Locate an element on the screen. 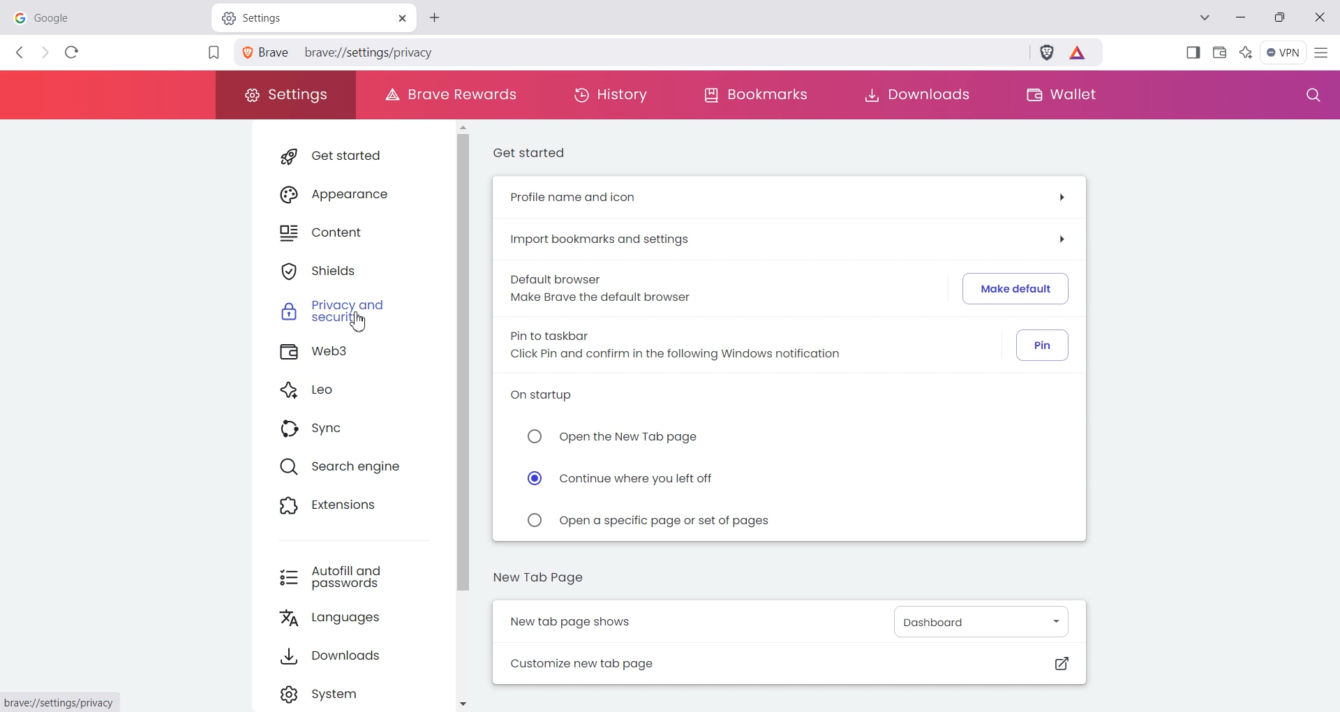  Brave Rewards is located at coordinates (447, 95).